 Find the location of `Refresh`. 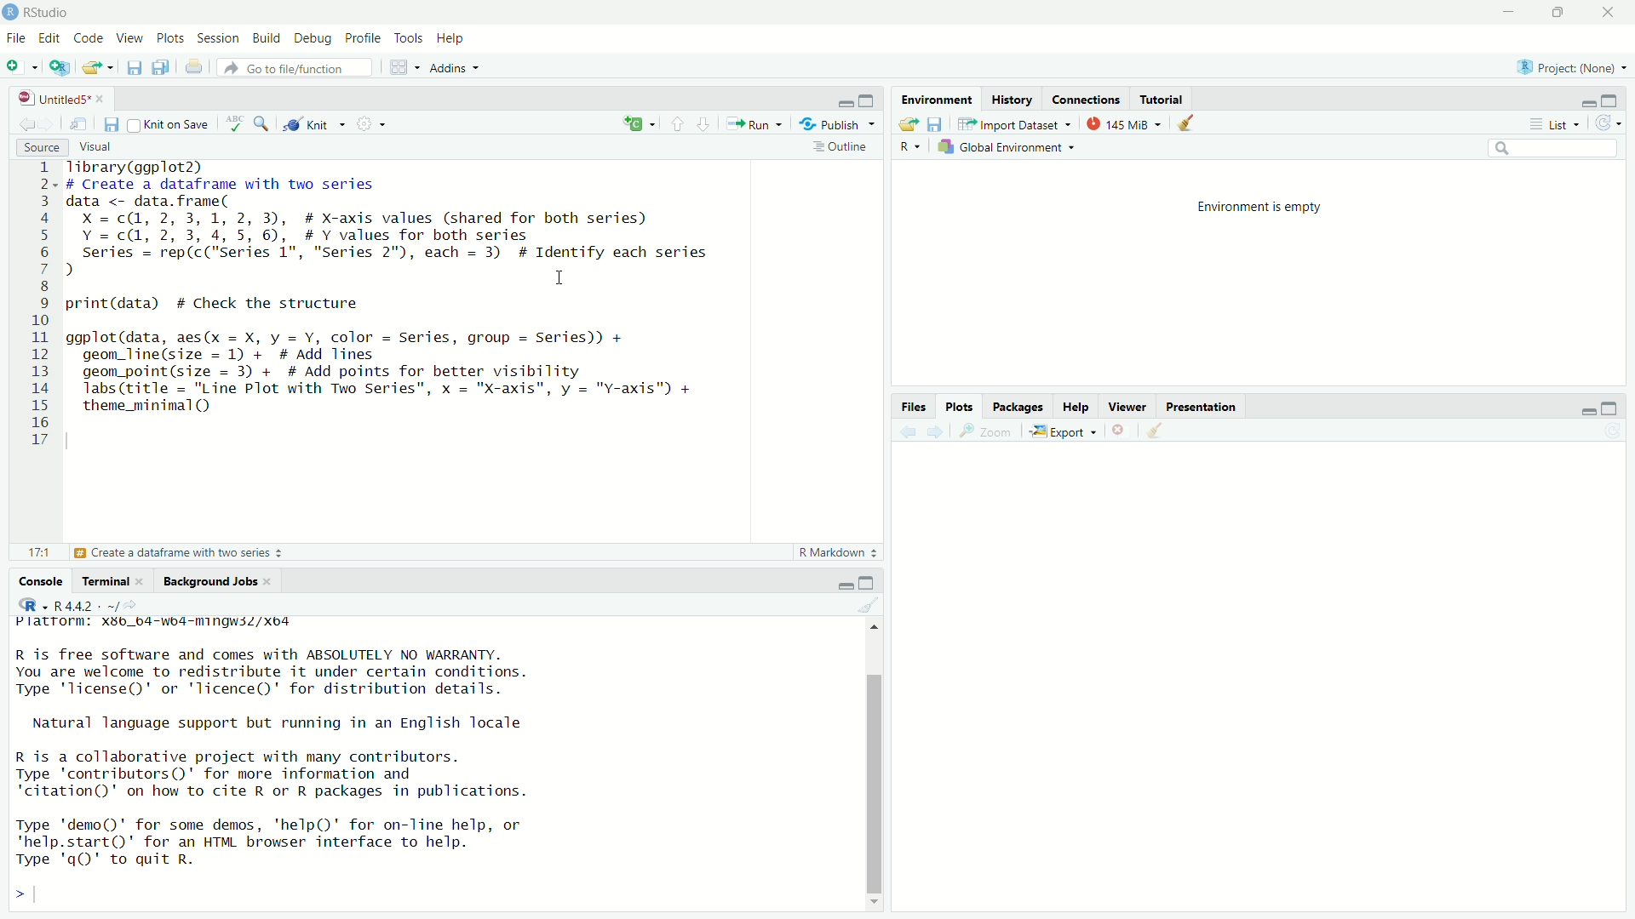

Refresh is located at coordinates (1611, 433).